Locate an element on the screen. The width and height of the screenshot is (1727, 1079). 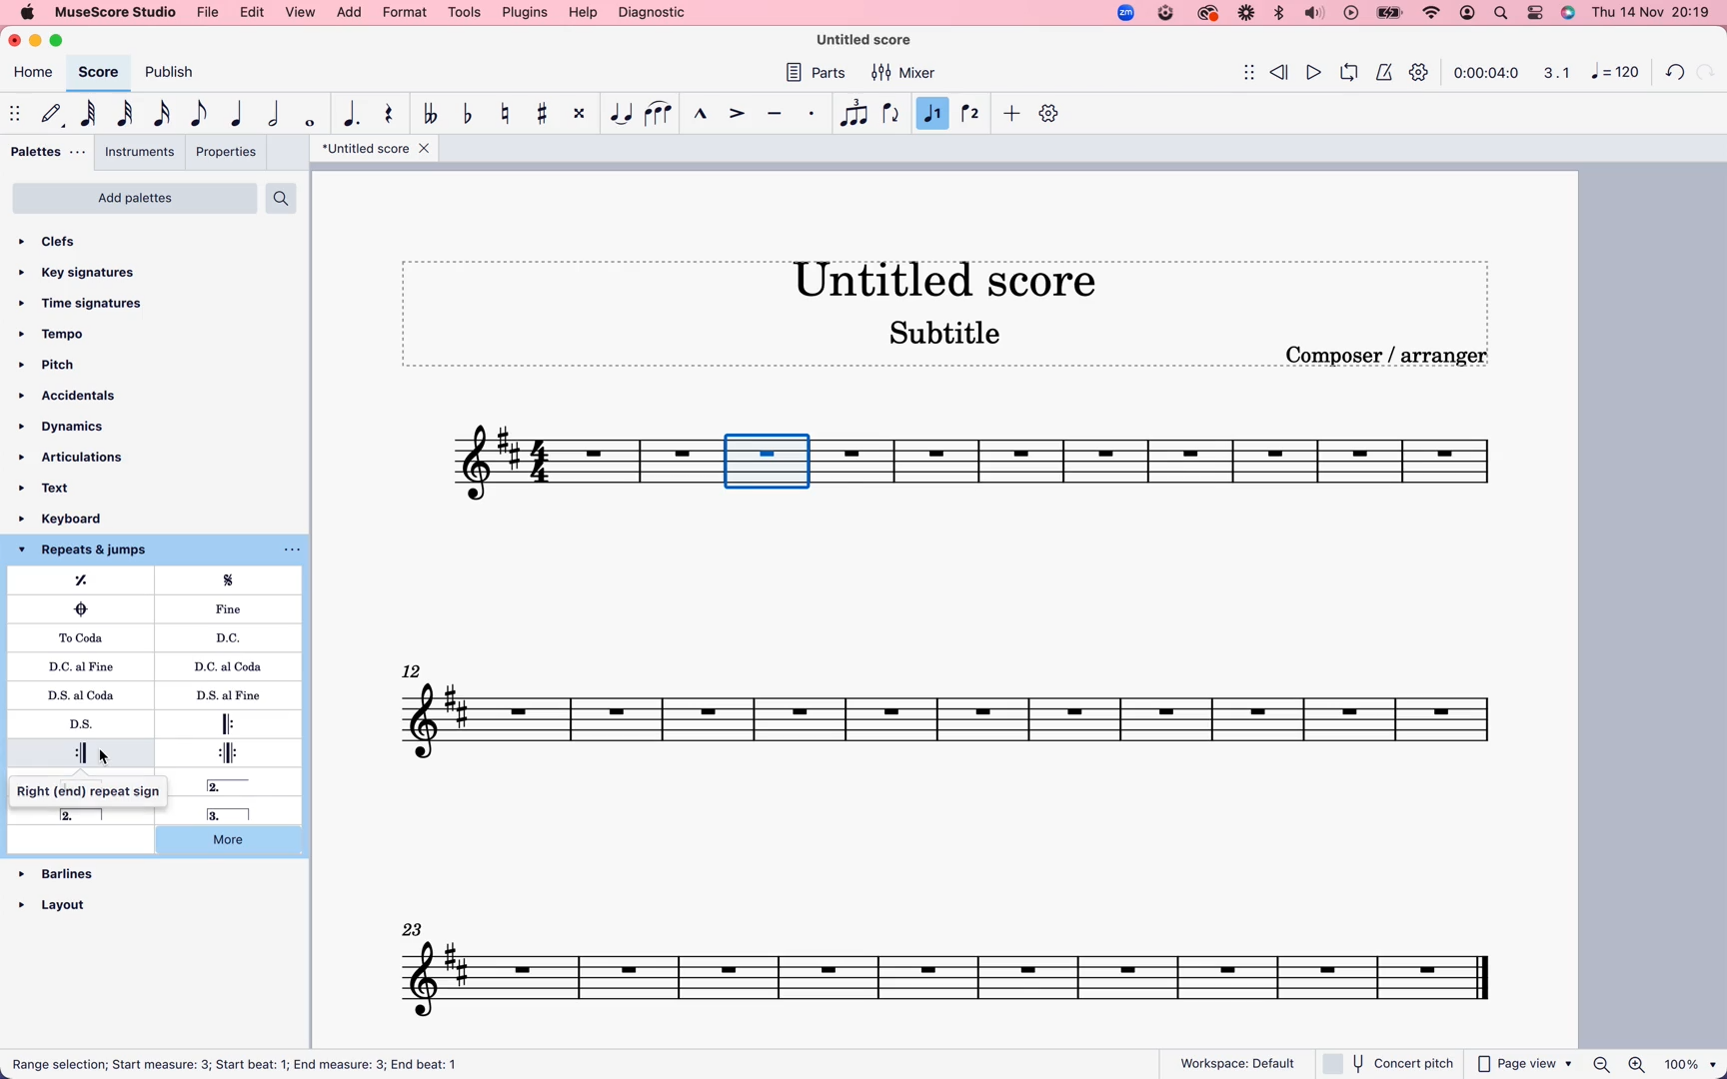
maximize is located at coordinates (62, 41).